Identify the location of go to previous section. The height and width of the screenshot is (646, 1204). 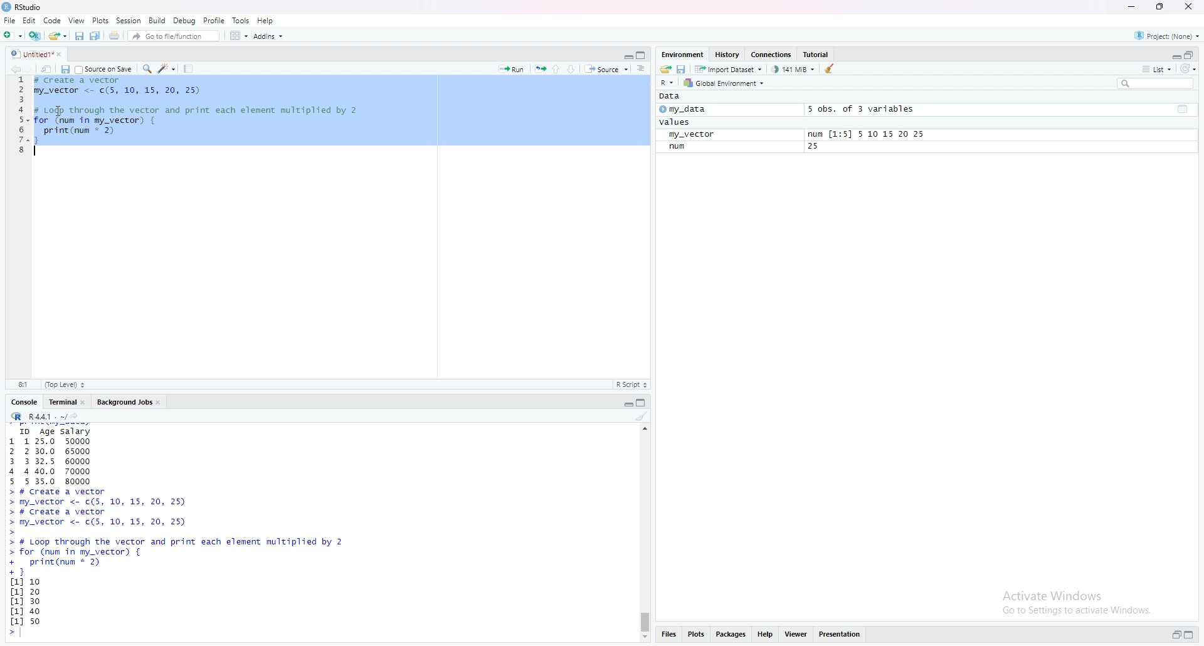
(556, 68).